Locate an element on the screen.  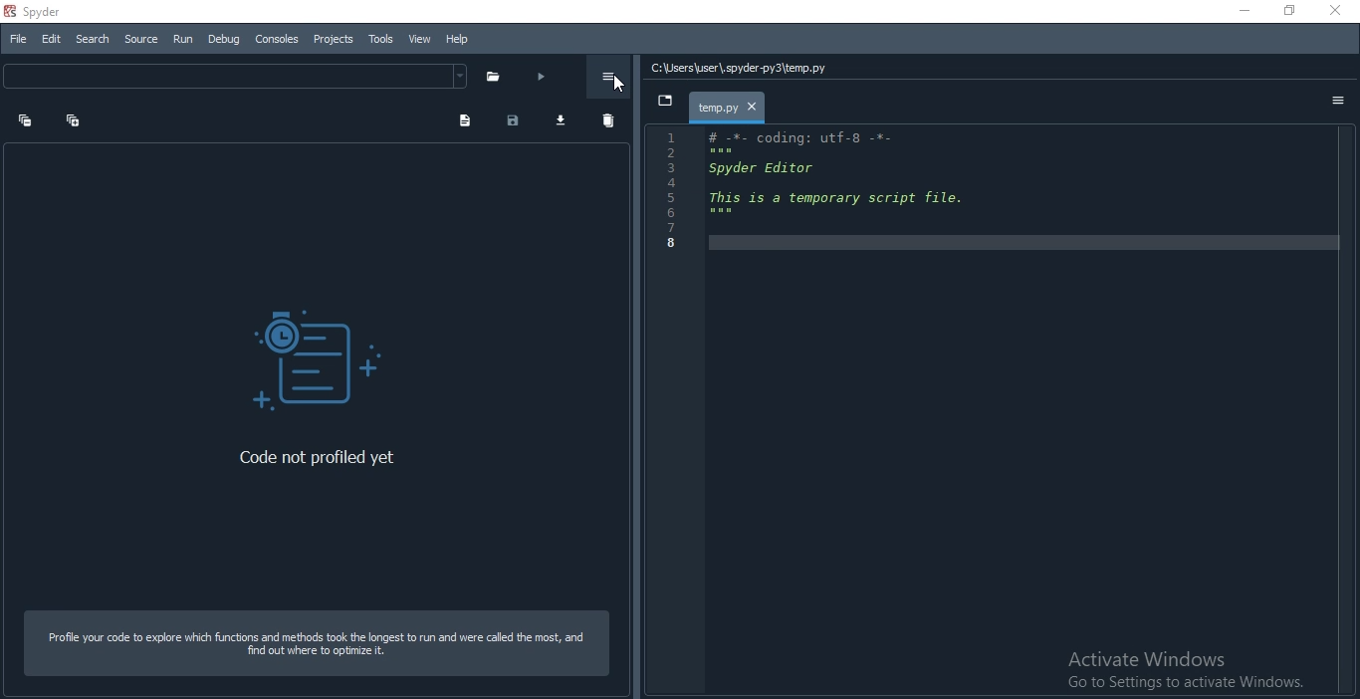
serial numbers (1-8) is located at coordinates (671, 193).